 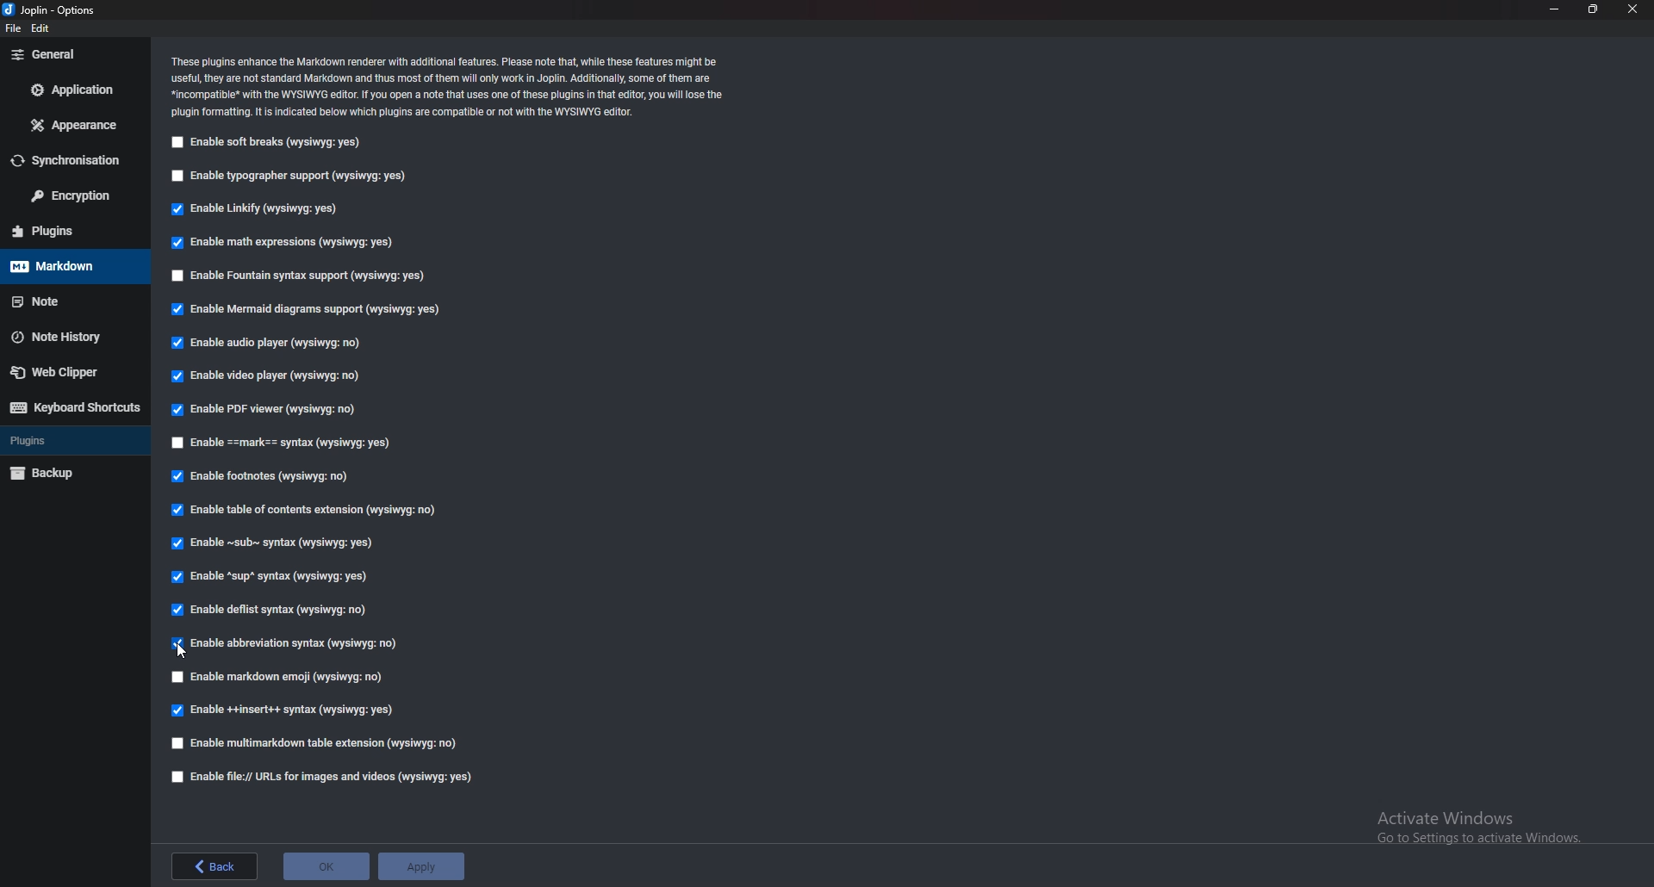 I want to click on back, so click(x=215, y=865).